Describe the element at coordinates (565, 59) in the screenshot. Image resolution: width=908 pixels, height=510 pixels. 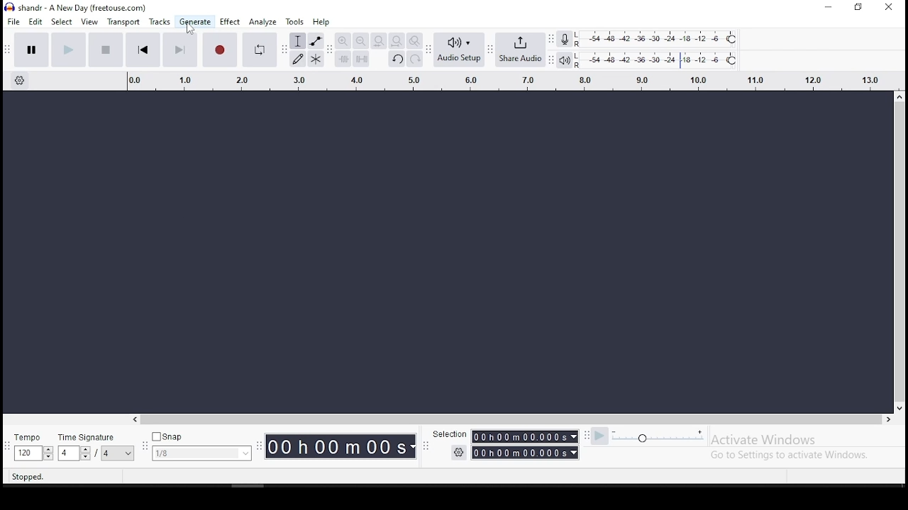
I see `playback meter` at that location.